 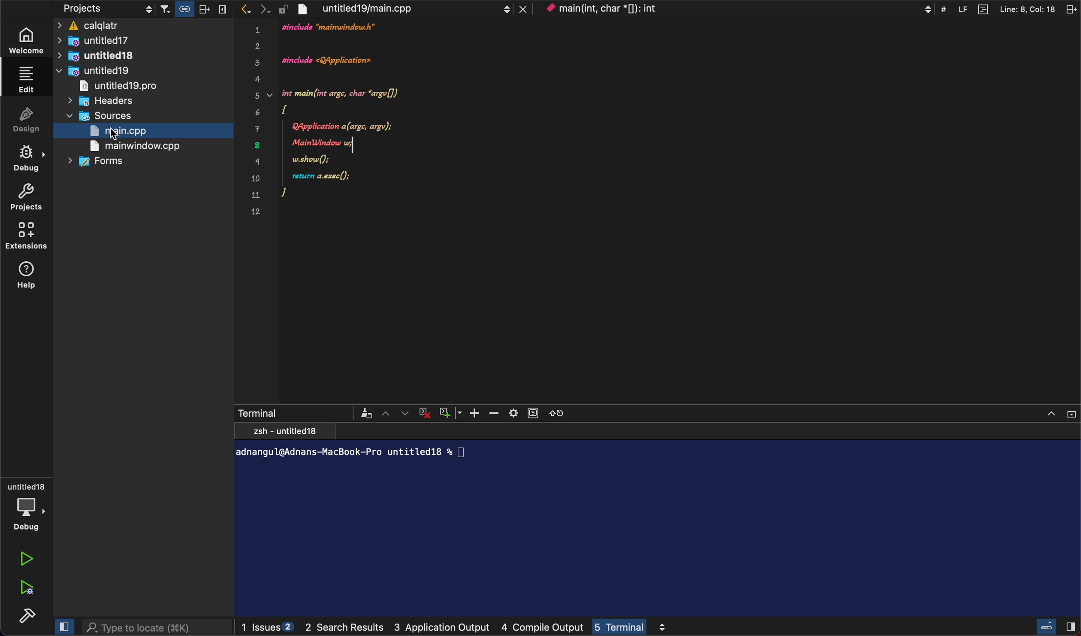 What do you see at coordinates (33, 122) in the screenshot?
I see `Design` at bounding box center [33, 122].